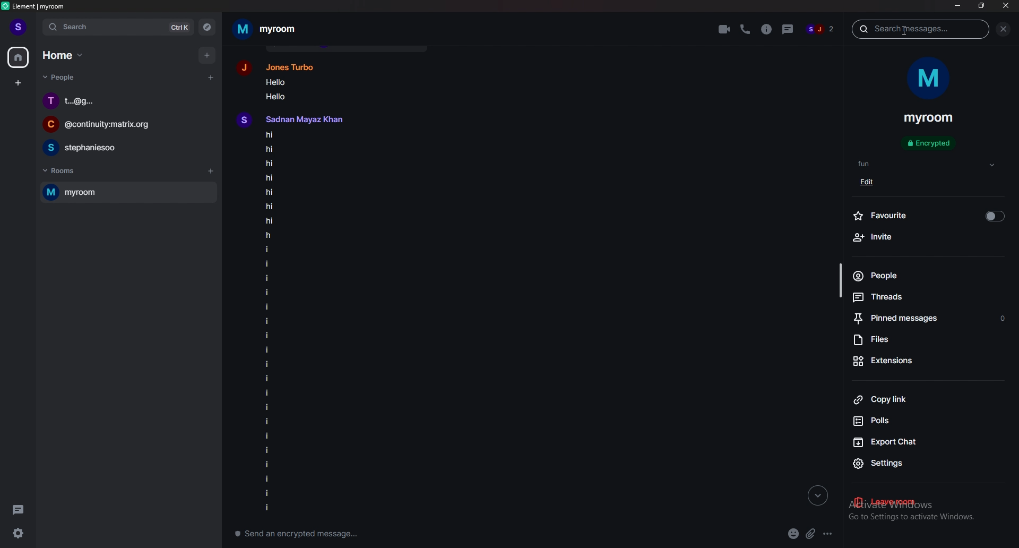  Describe the element at coordinates (828, 533) in the screenshot. I see `more options` at that location.